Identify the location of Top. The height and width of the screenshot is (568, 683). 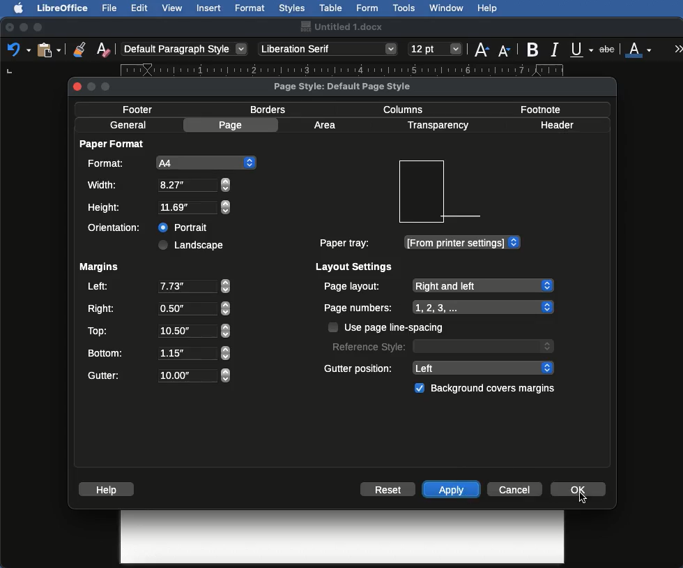
(157, 331).